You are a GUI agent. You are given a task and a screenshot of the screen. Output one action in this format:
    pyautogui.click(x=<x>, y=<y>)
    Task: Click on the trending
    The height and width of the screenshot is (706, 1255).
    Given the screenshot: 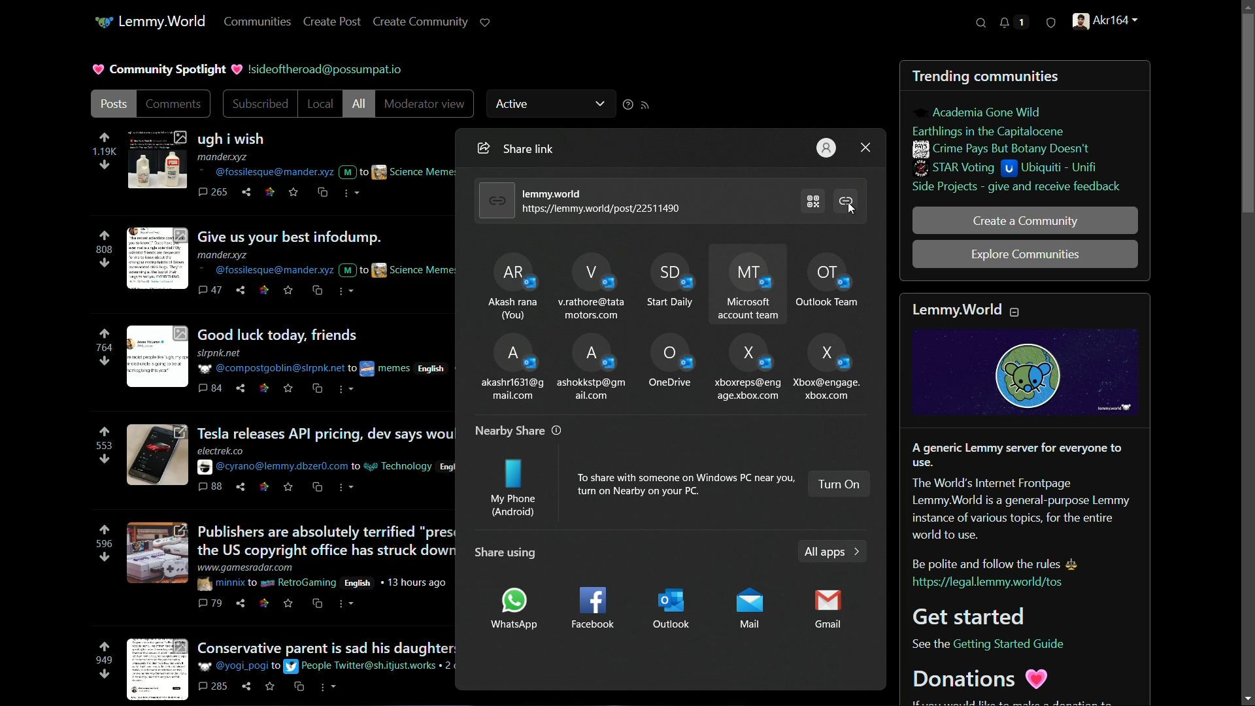 What is the action you would take?
    pyautogui.click(x=941, y=78)
    